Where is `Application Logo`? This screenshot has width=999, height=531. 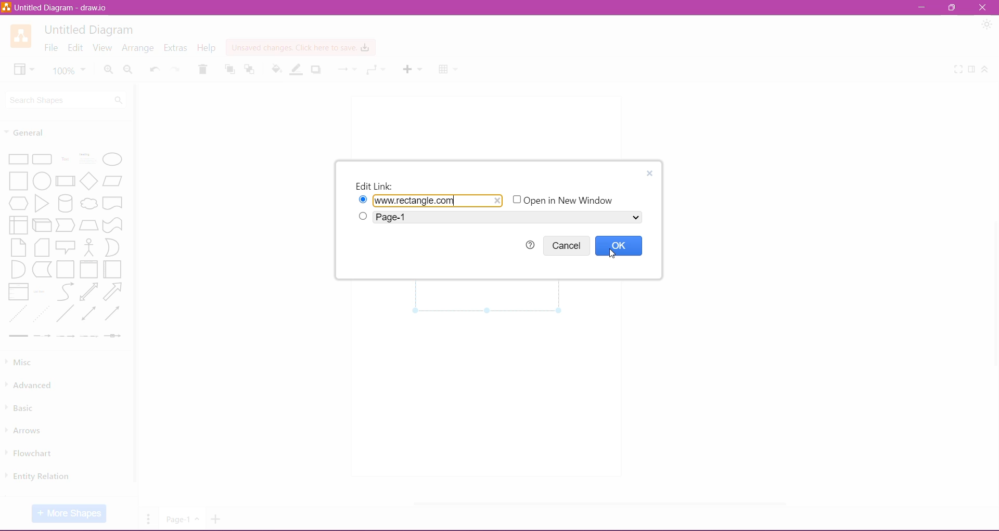
Application Logo is located at coordinates (20, 36).